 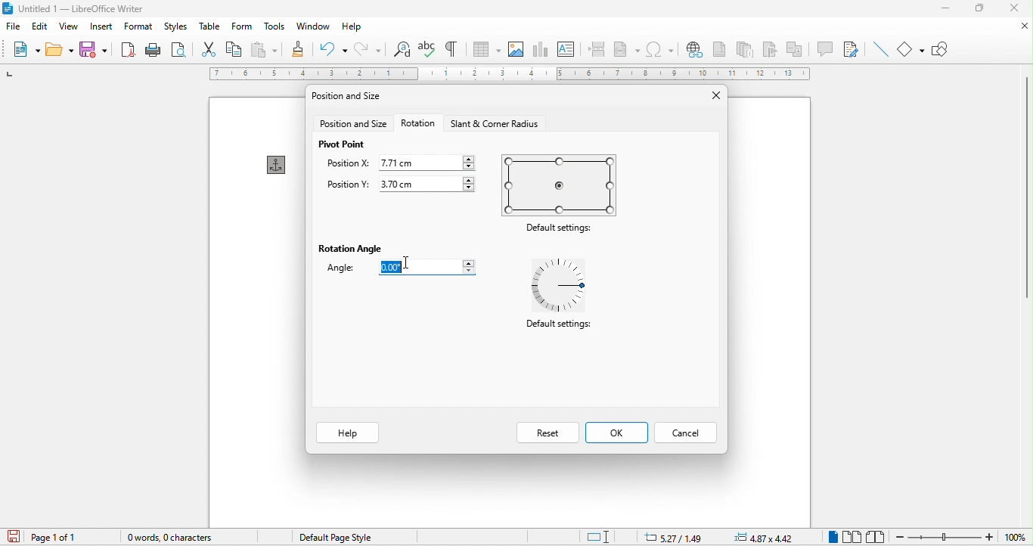 What do you see at coordinates (272, 27) in the screenshot?
I see `tools` at bounding box center [272, 27].